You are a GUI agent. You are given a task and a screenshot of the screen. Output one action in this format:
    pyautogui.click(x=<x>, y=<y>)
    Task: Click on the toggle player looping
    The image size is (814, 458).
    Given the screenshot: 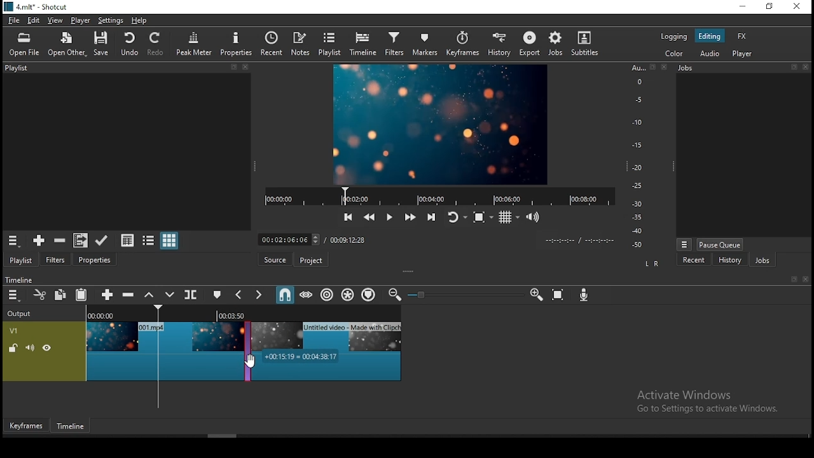 What is the action you would take?
    pyautogui.click(x=456, y=217)
    